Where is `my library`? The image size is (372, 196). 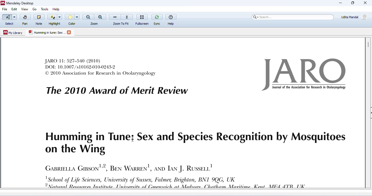
my library is located at coordinates (13, 33).